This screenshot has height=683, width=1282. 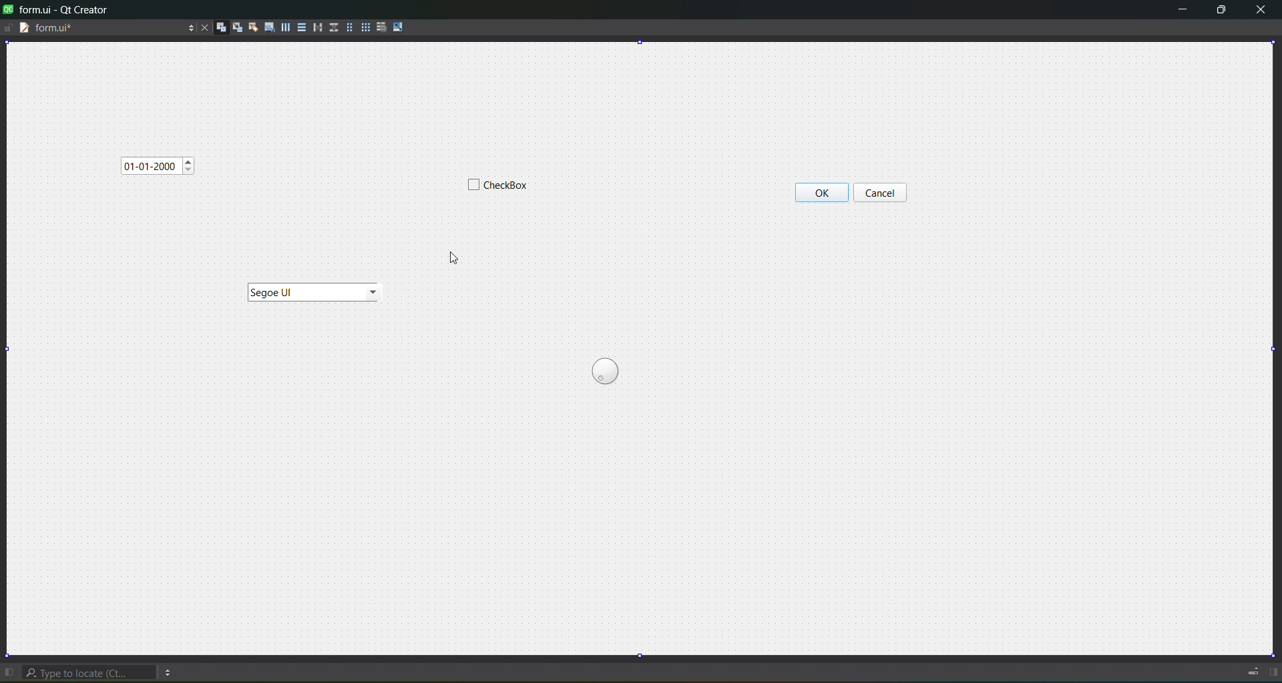 I want to click on Widget, so click(x=606, y=368).